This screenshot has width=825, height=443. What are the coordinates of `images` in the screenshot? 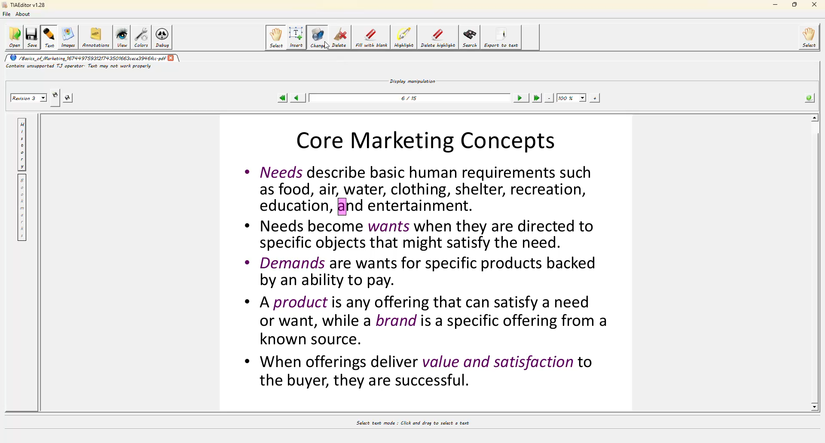 It's located at (70, 38).